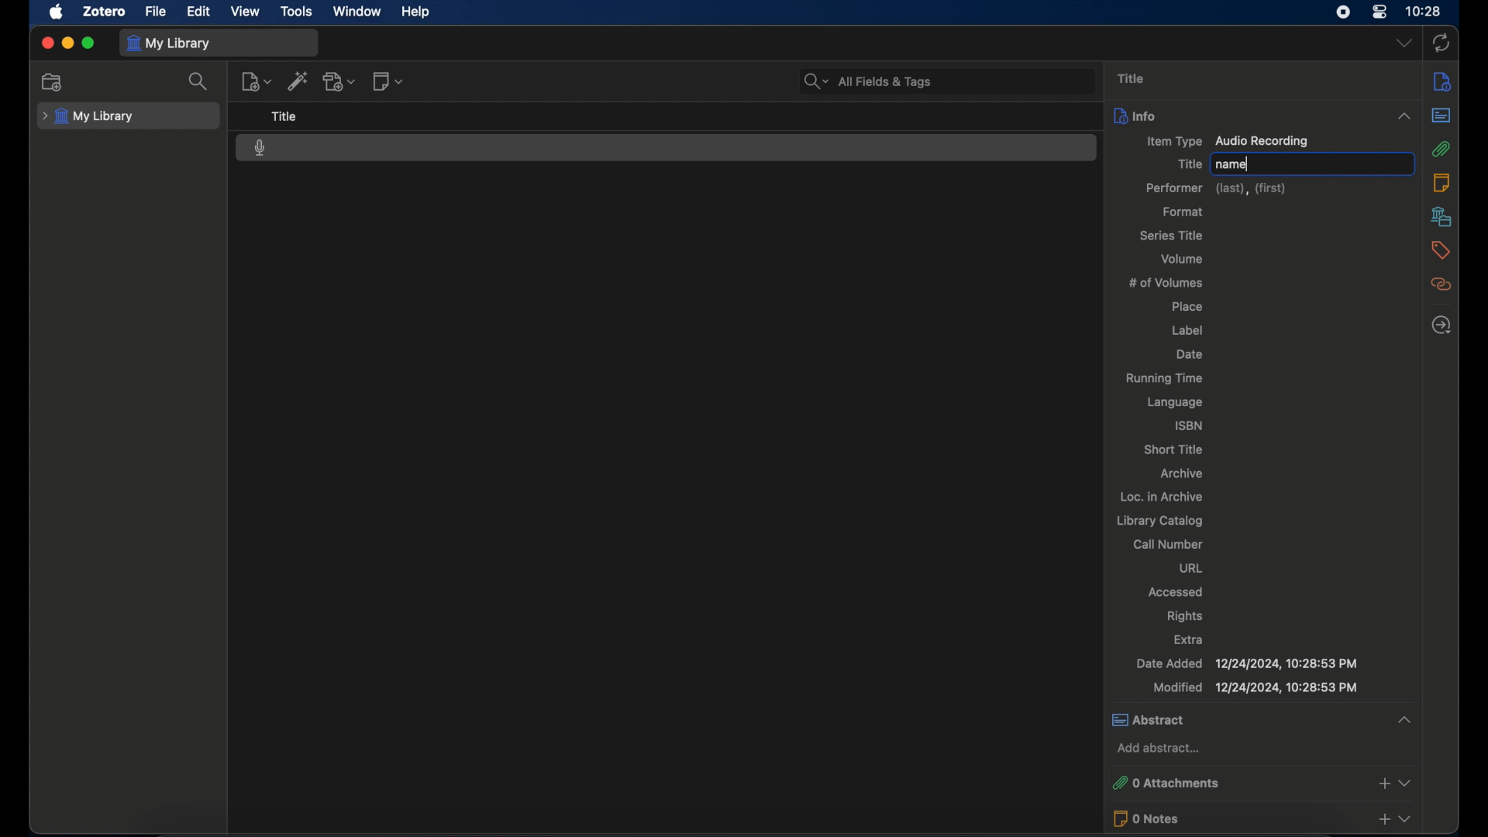 This screenshot has height=837, width=1488. I want to click on time, so click(1424, 10).